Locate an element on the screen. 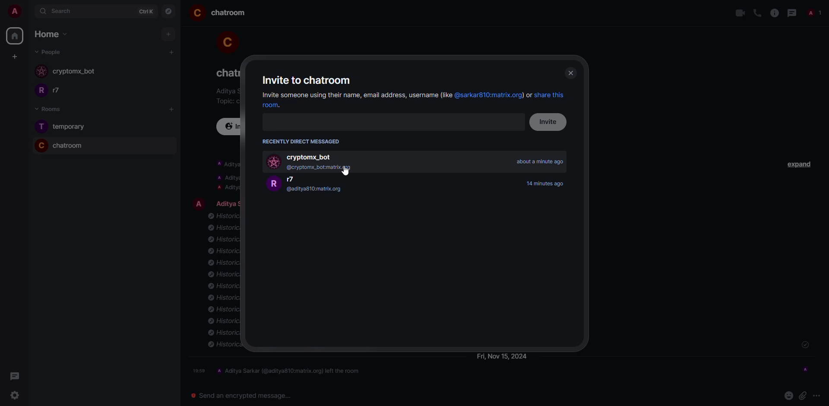 The image size is (829, 406). email id is located at coordinates (315, 190).